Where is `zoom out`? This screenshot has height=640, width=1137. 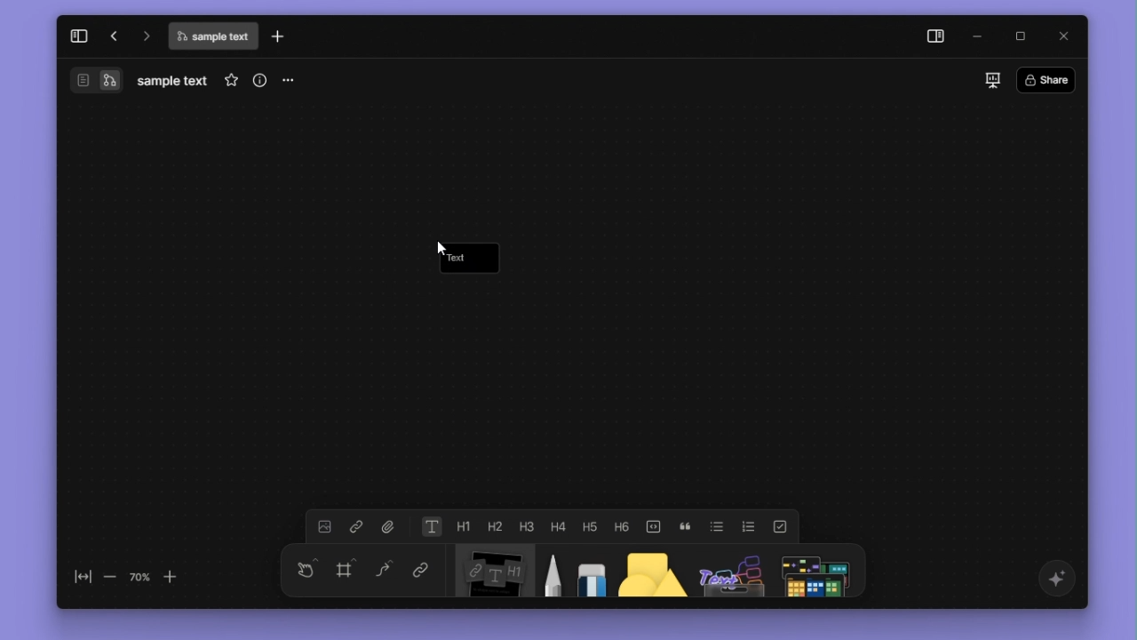 zoom out is located at coordinates (110, 578).